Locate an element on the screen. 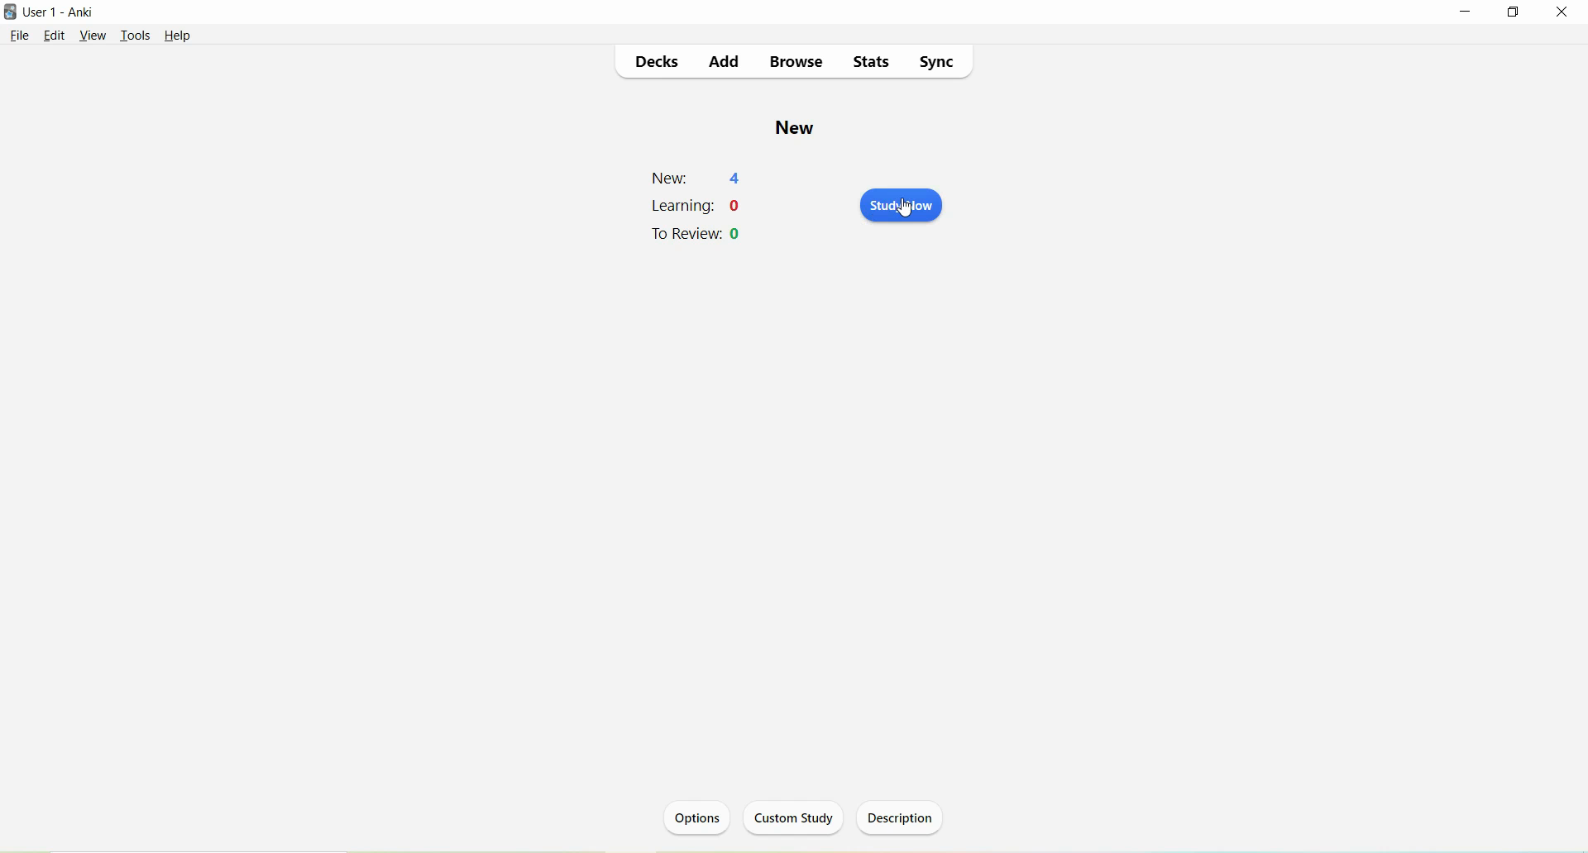  View is located at coordinates (93, 35).